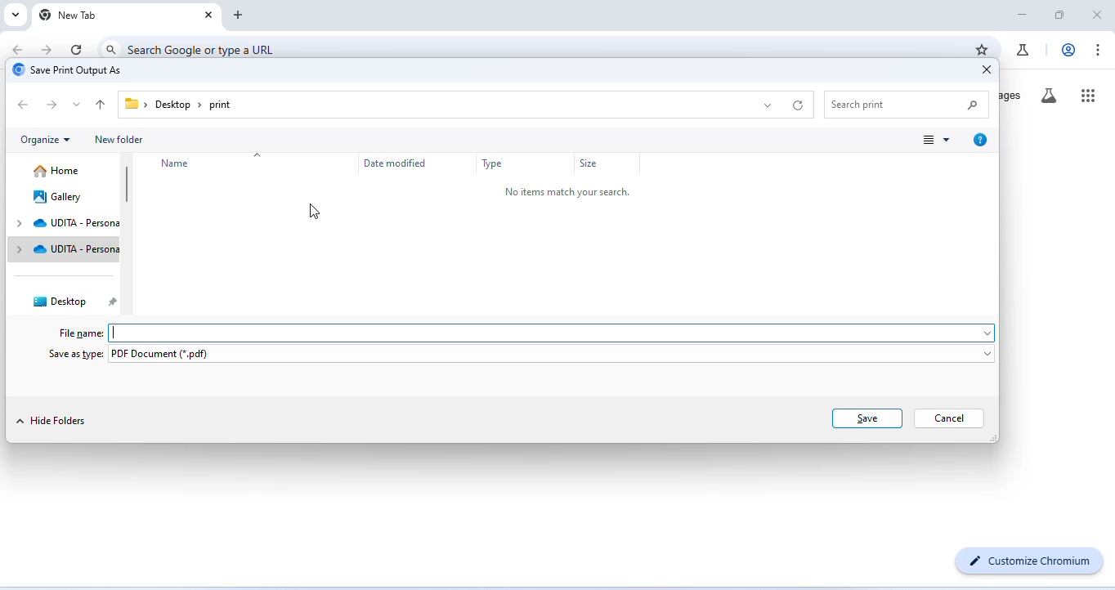 This screenshot has height=590, width=1115. Describe the element at coordinates (1032, 560) in the screenshot. I see `customize chromium` at that location.